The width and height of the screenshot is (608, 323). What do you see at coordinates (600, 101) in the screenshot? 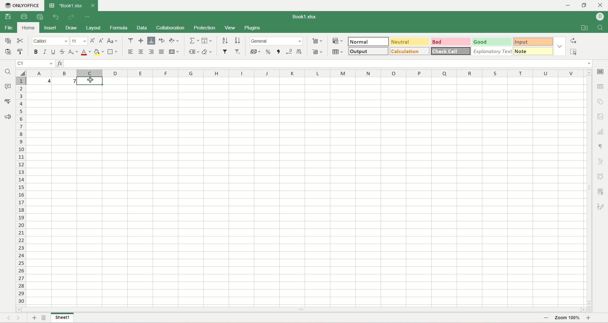
I see `object settings` at bounding box center [600, 101].